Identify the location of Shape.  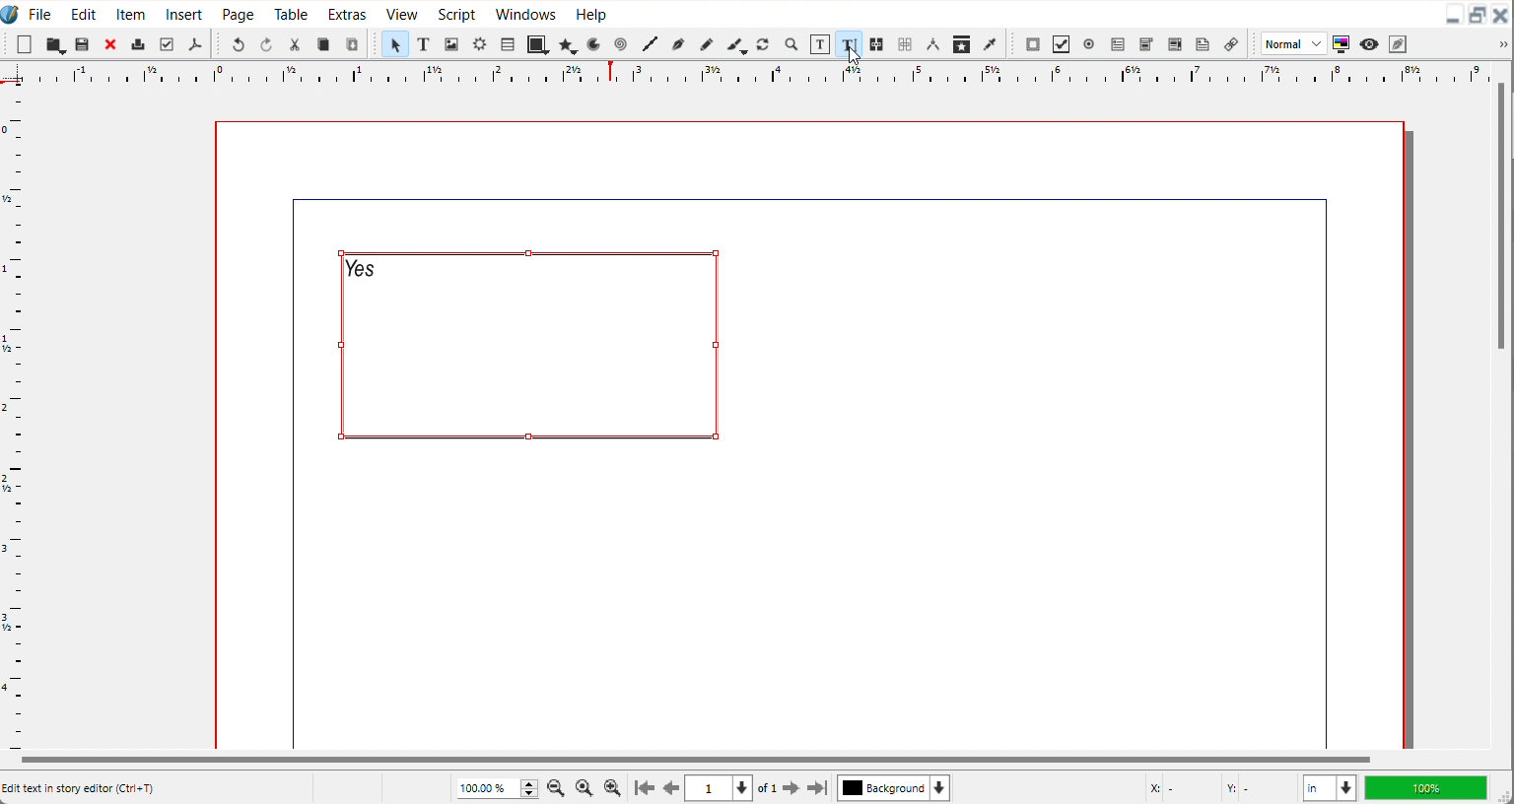
(538, 43).